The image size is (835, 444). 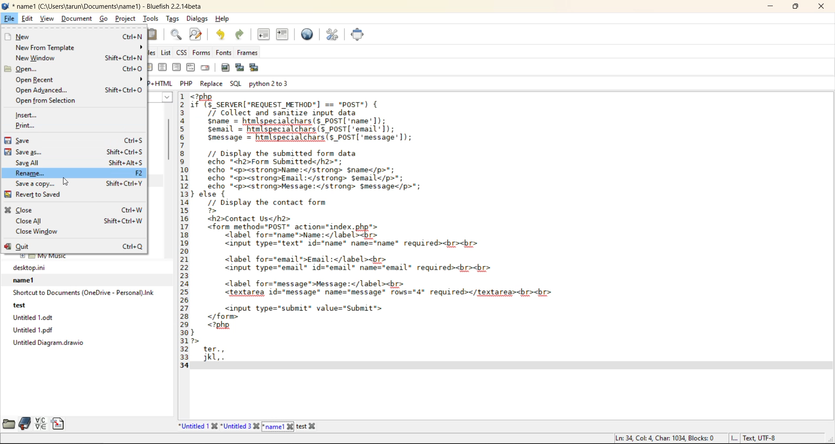 What do you see at coordinates (73, 152) in the screenshot?
I see `save as` at bounding box center [73, 152].